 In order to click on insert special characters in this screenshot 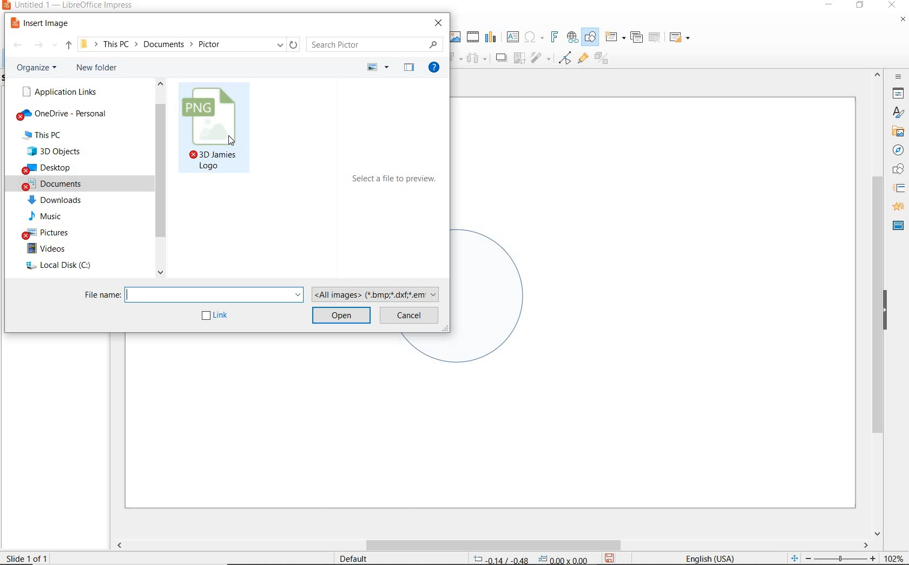, I will do `click(532, 36)`.